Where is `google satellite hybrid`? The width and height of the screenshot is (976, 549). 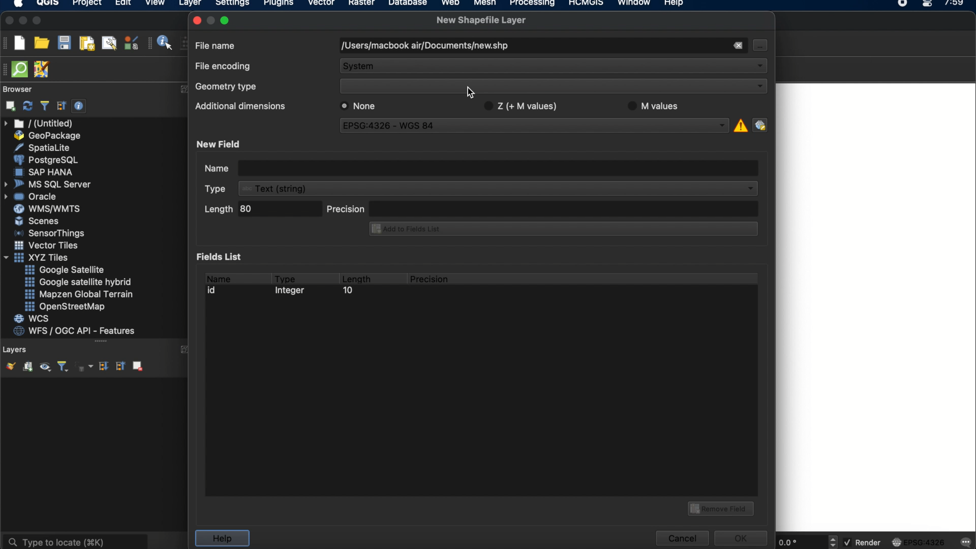 google satellite hybrid is located at coordinates (79, 282).